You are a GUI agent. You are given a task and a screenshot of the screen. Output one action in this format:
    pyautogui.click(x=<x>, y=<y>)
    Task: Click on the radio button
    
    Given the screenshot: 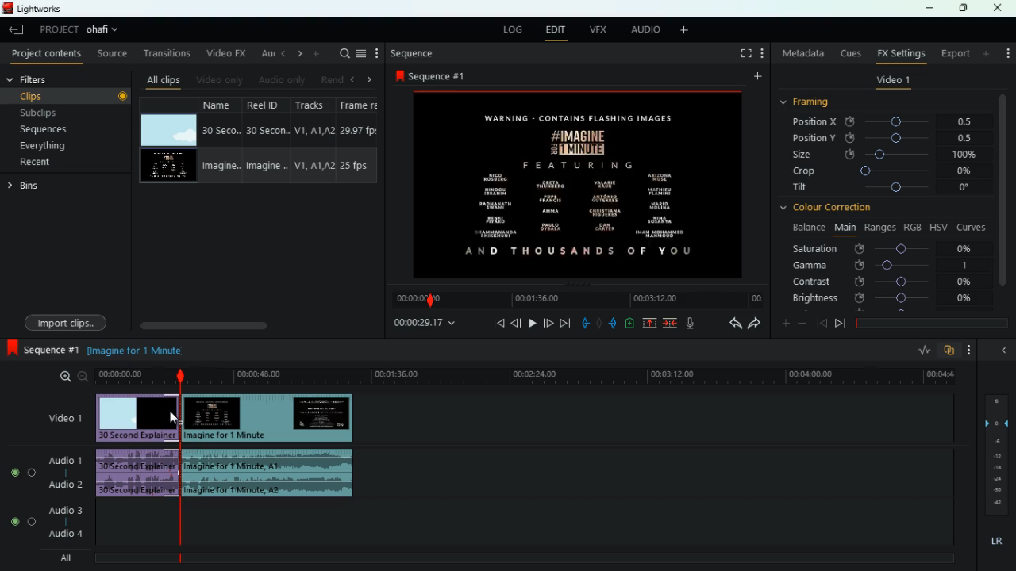 What is the action you would take?
    pyautogui.click(x=20, y=492)
    